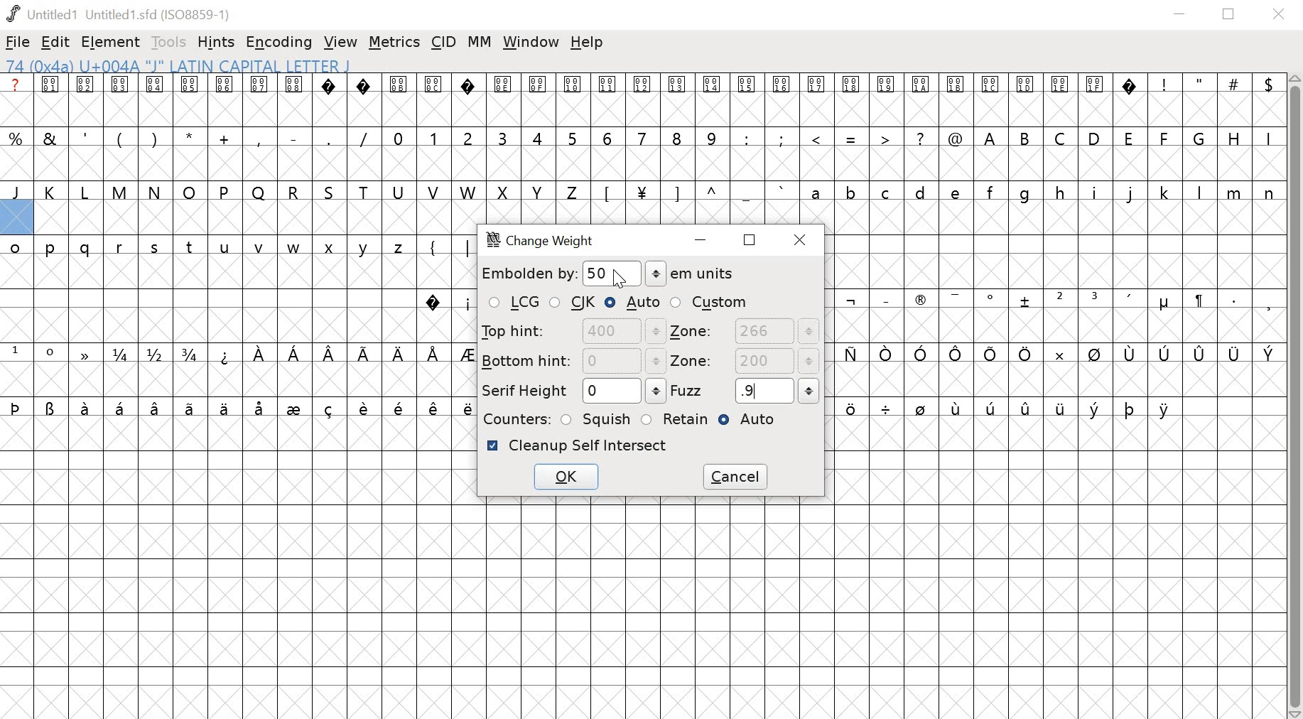  I want to click on lowercase letters, so click(210, 249).